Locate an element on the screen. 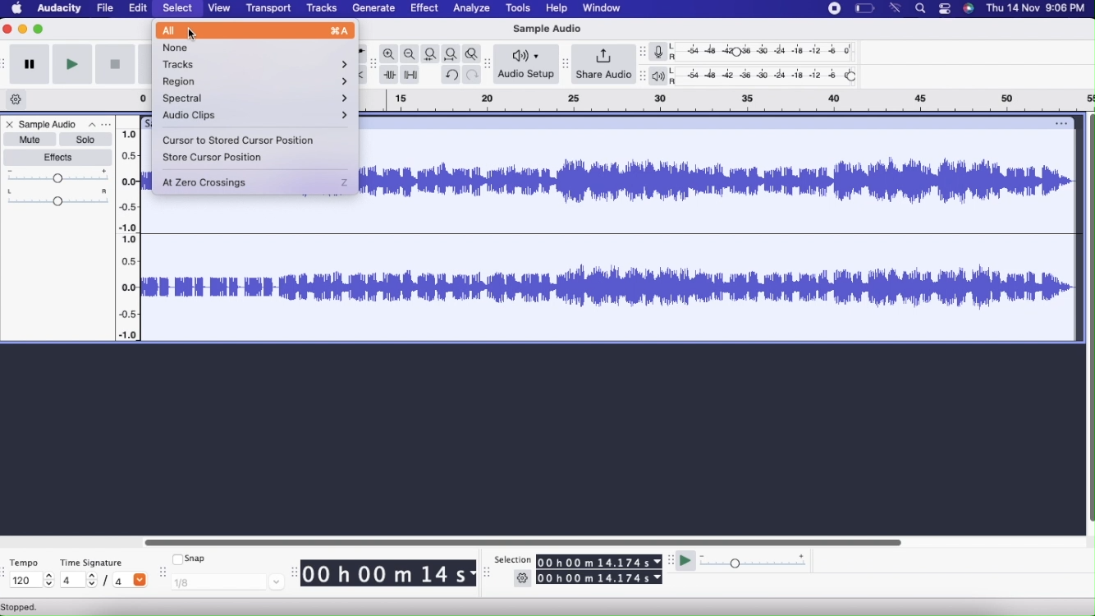  Tools is located at coordinates (519, 9).